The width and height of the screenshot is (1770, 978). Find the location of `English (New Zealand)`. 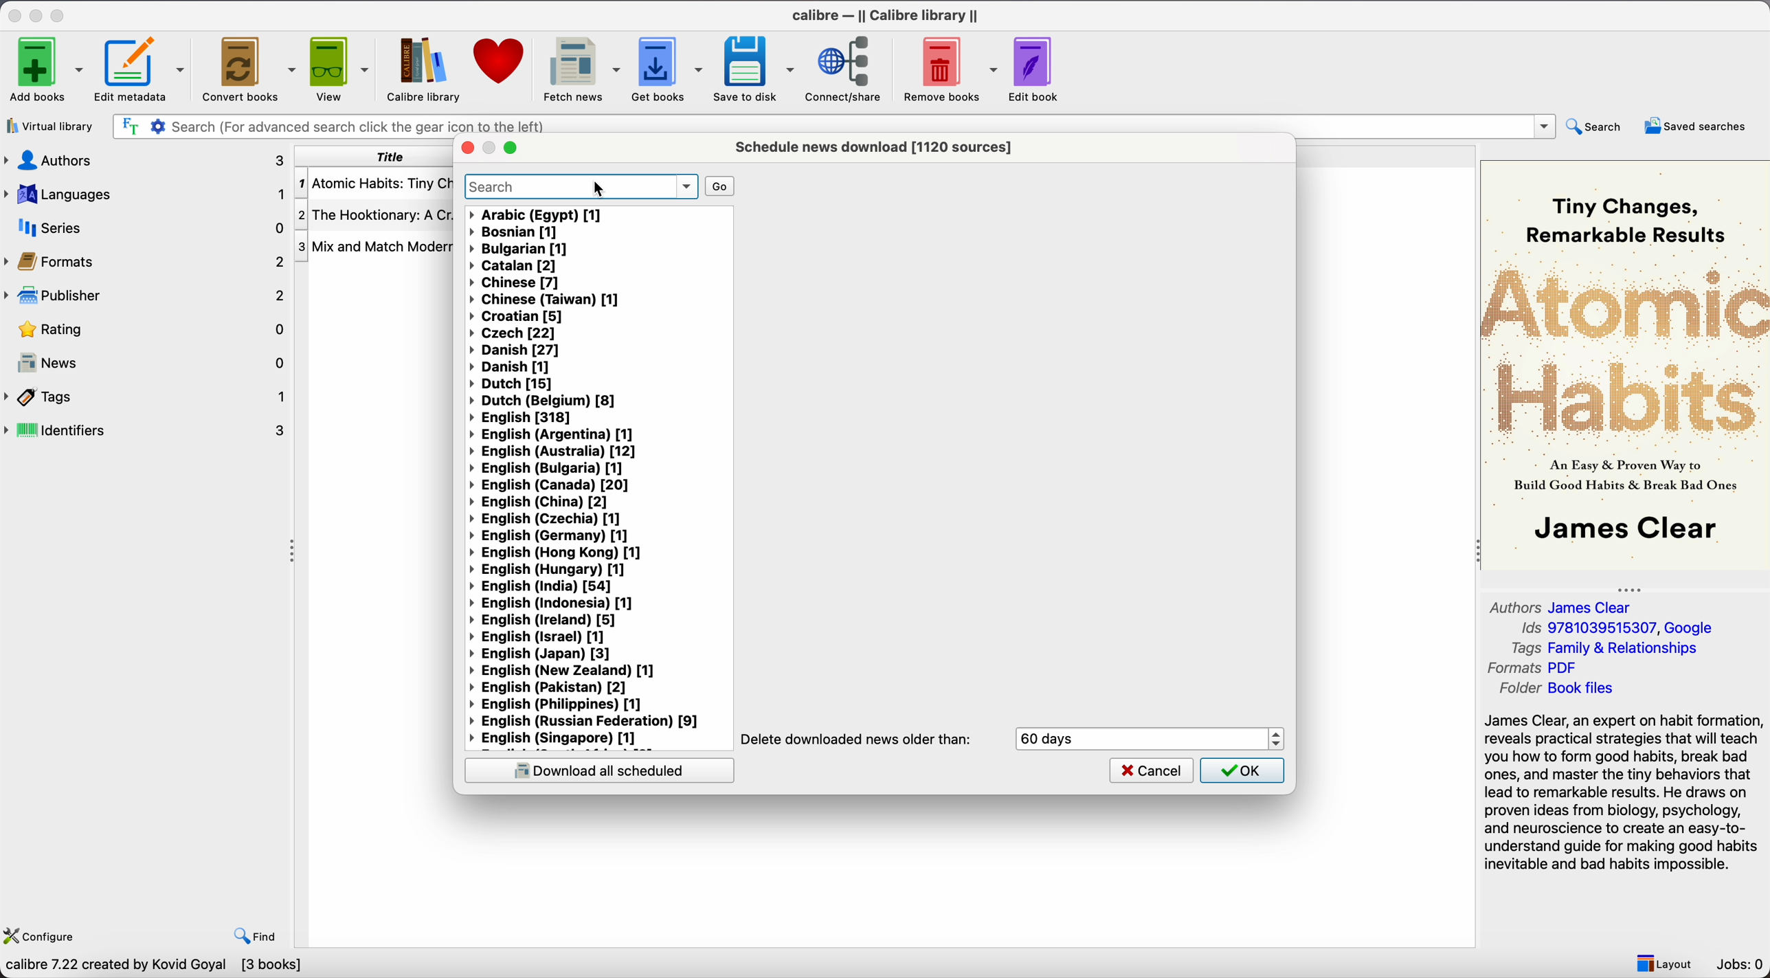

English (New Zealand) is located at coordinates (570, 672).